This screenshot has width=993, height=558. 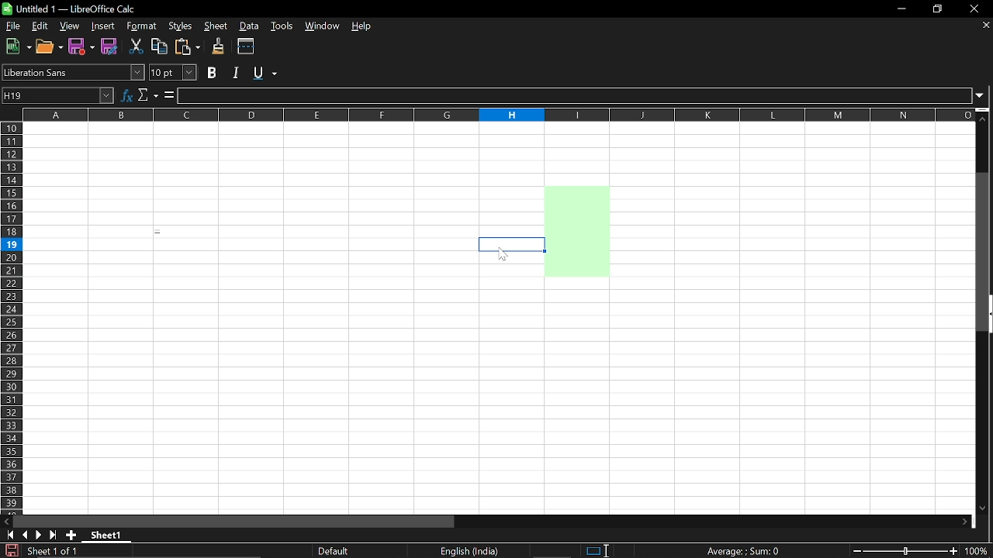 I want to click on Bold, so click(x=213, y=72).